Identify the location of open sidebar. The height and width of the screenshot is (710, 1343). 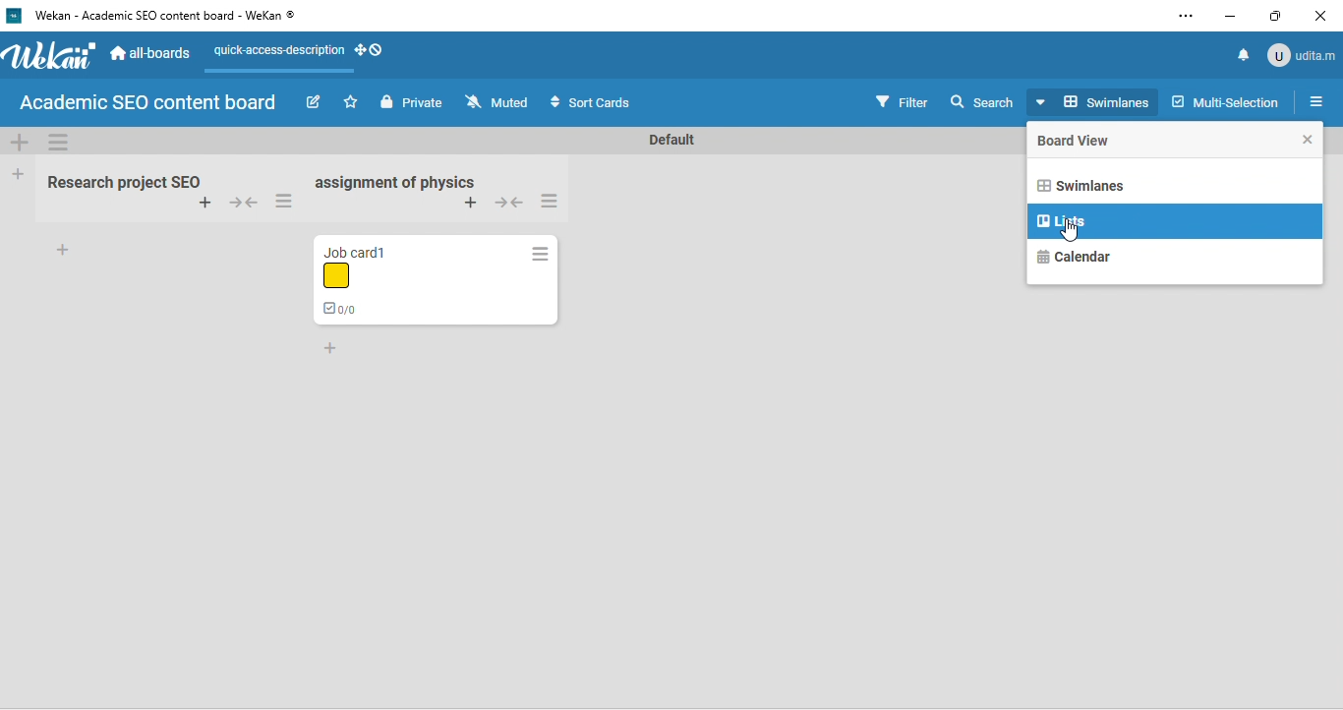
(1318, 101).